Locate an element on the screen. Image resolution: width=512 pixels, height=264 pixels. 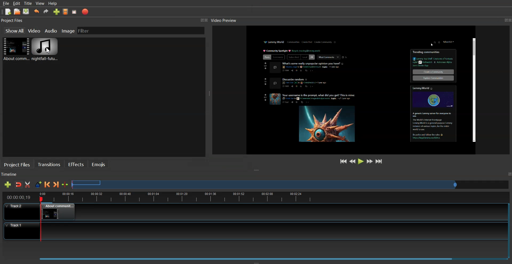
Jump to End is located at coordinates (379, 161).